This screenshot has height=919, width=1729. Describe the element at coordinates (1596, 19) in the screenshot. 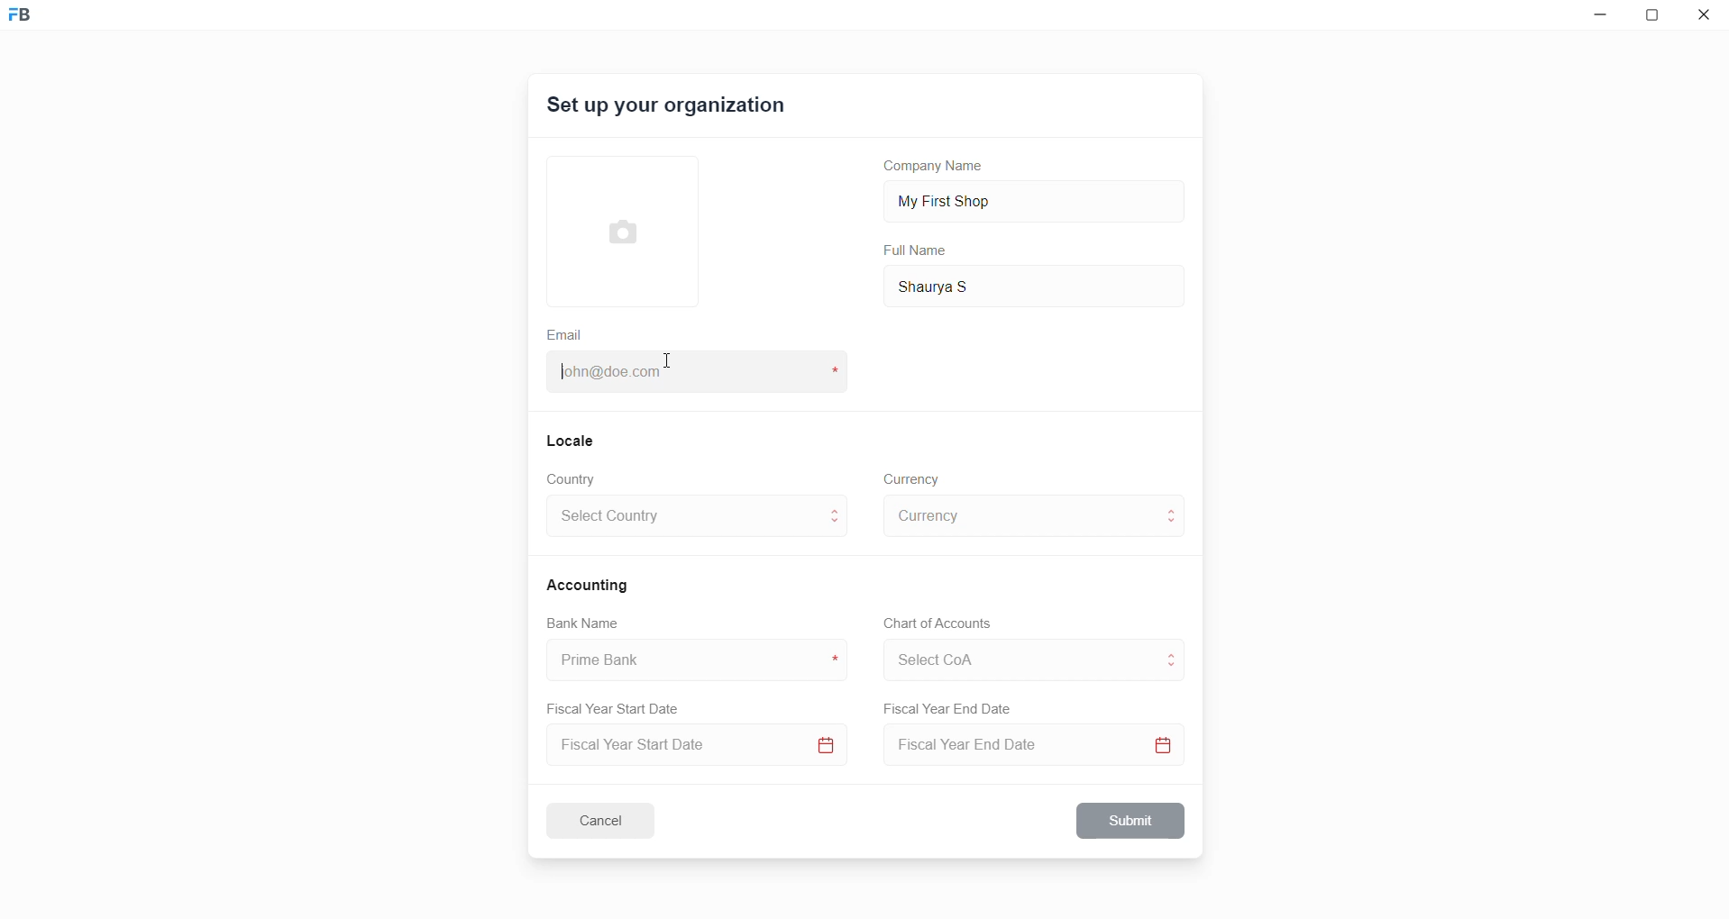

I see `minimize` at that location.